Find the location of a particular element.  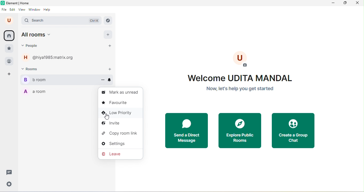

all rooms is located at coordinates (36, 34).